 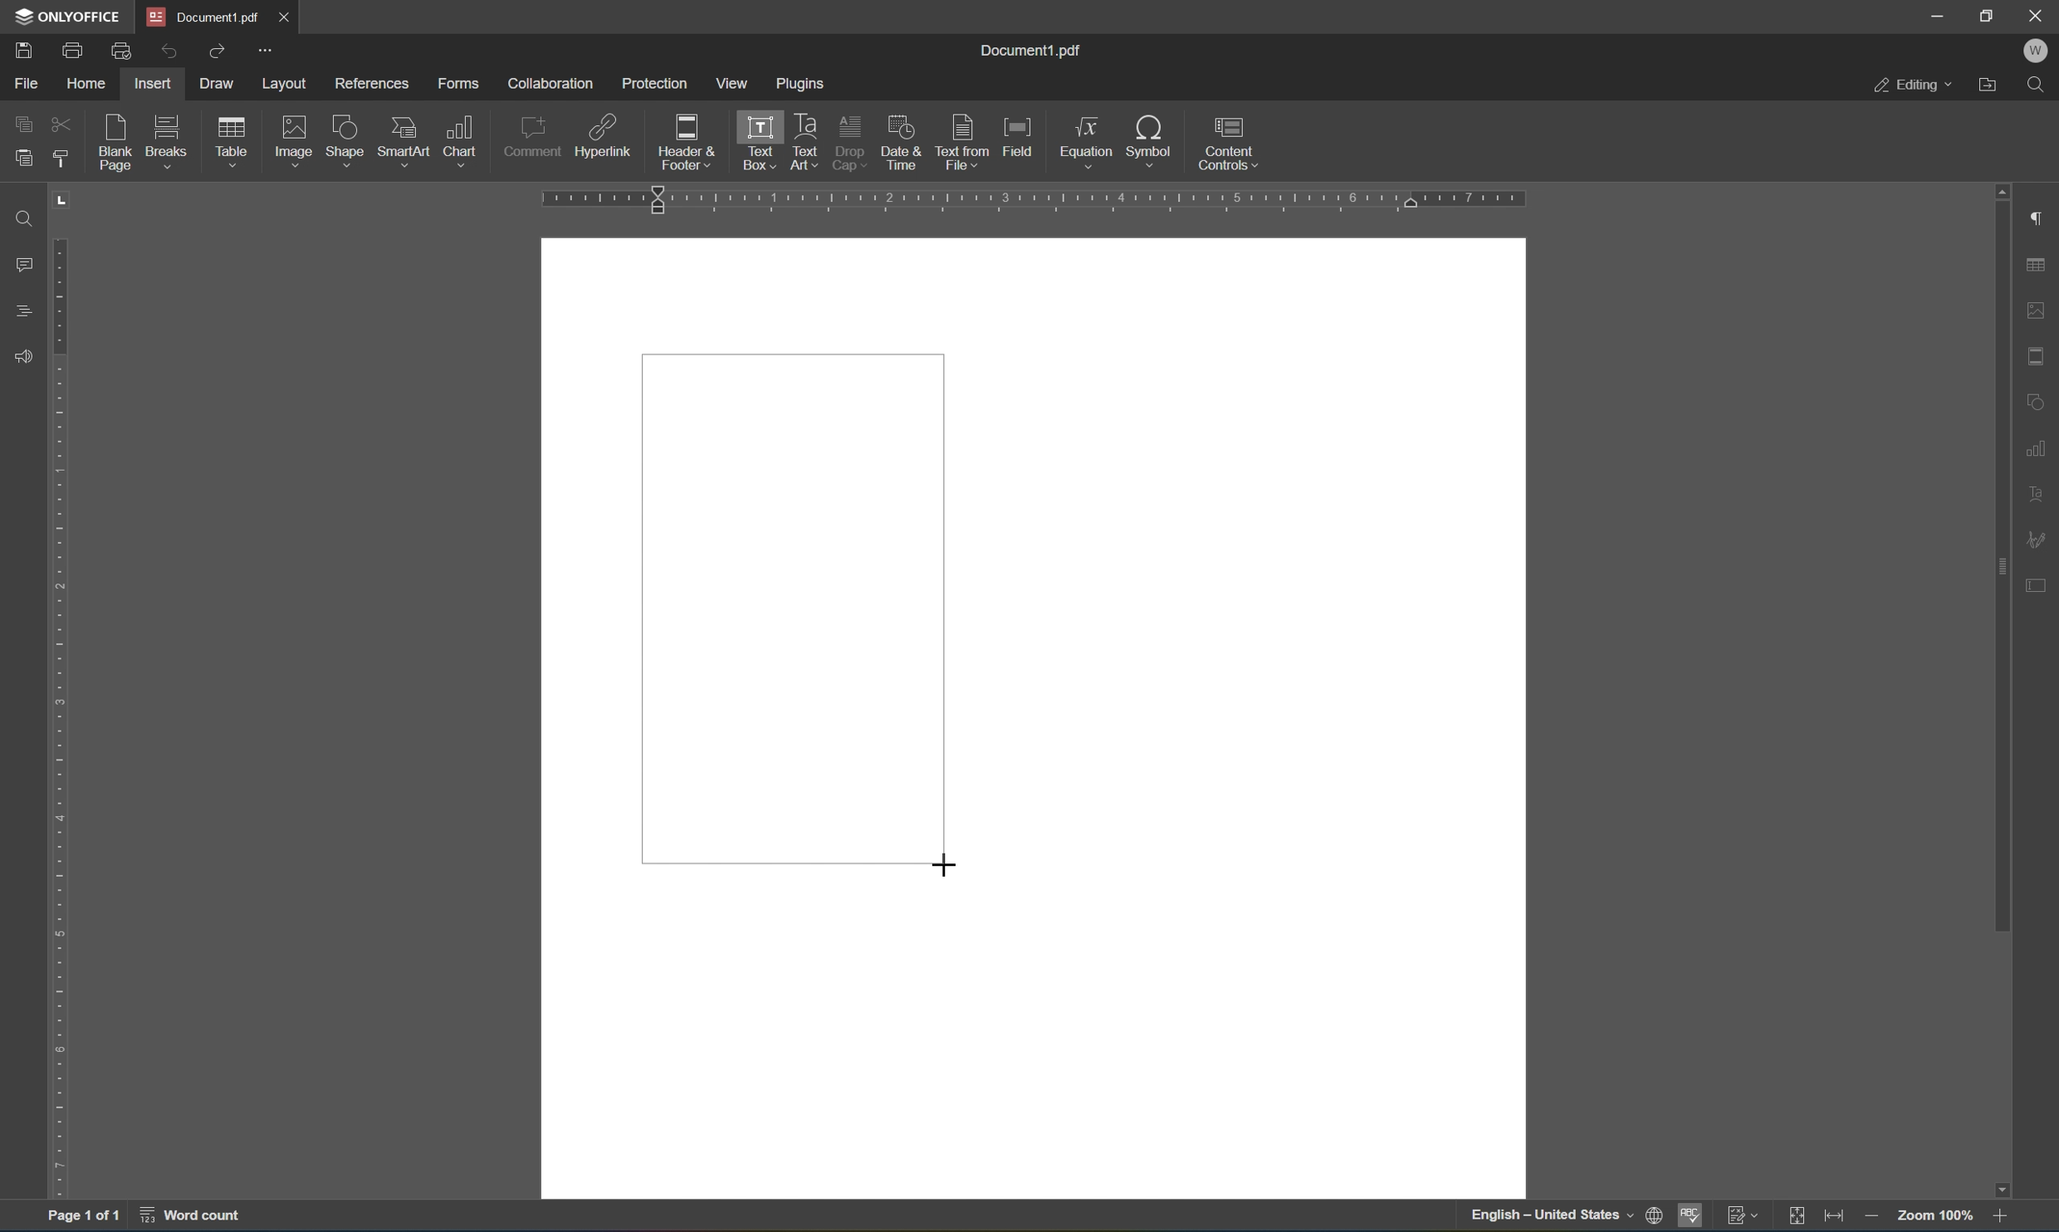 What do you see at coordinates (1087, 142) in the screenshot?
I see `equation` at bounding box center [1087, 142].